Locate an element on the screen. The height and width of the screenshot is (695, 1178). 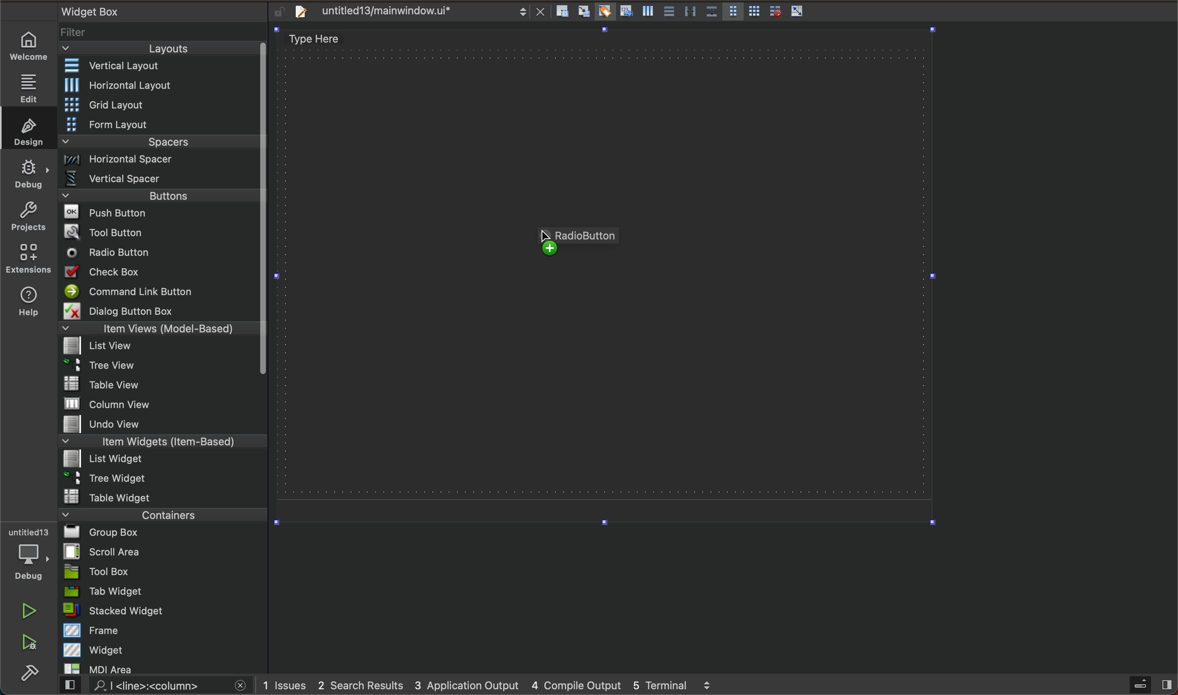
projects is located at coordinates (28, 218).